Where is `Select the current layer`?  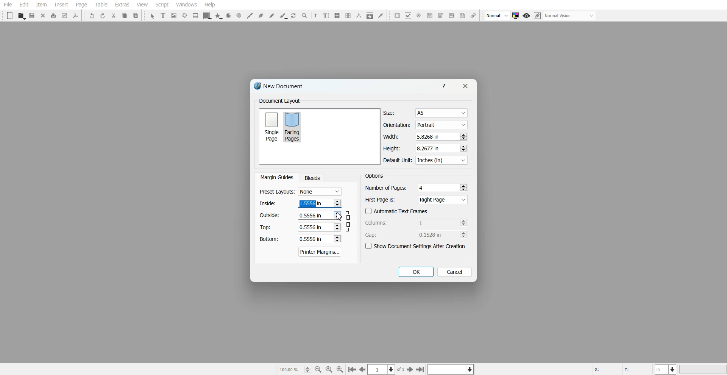
Select the current layer is located at coordinates (452, 369).